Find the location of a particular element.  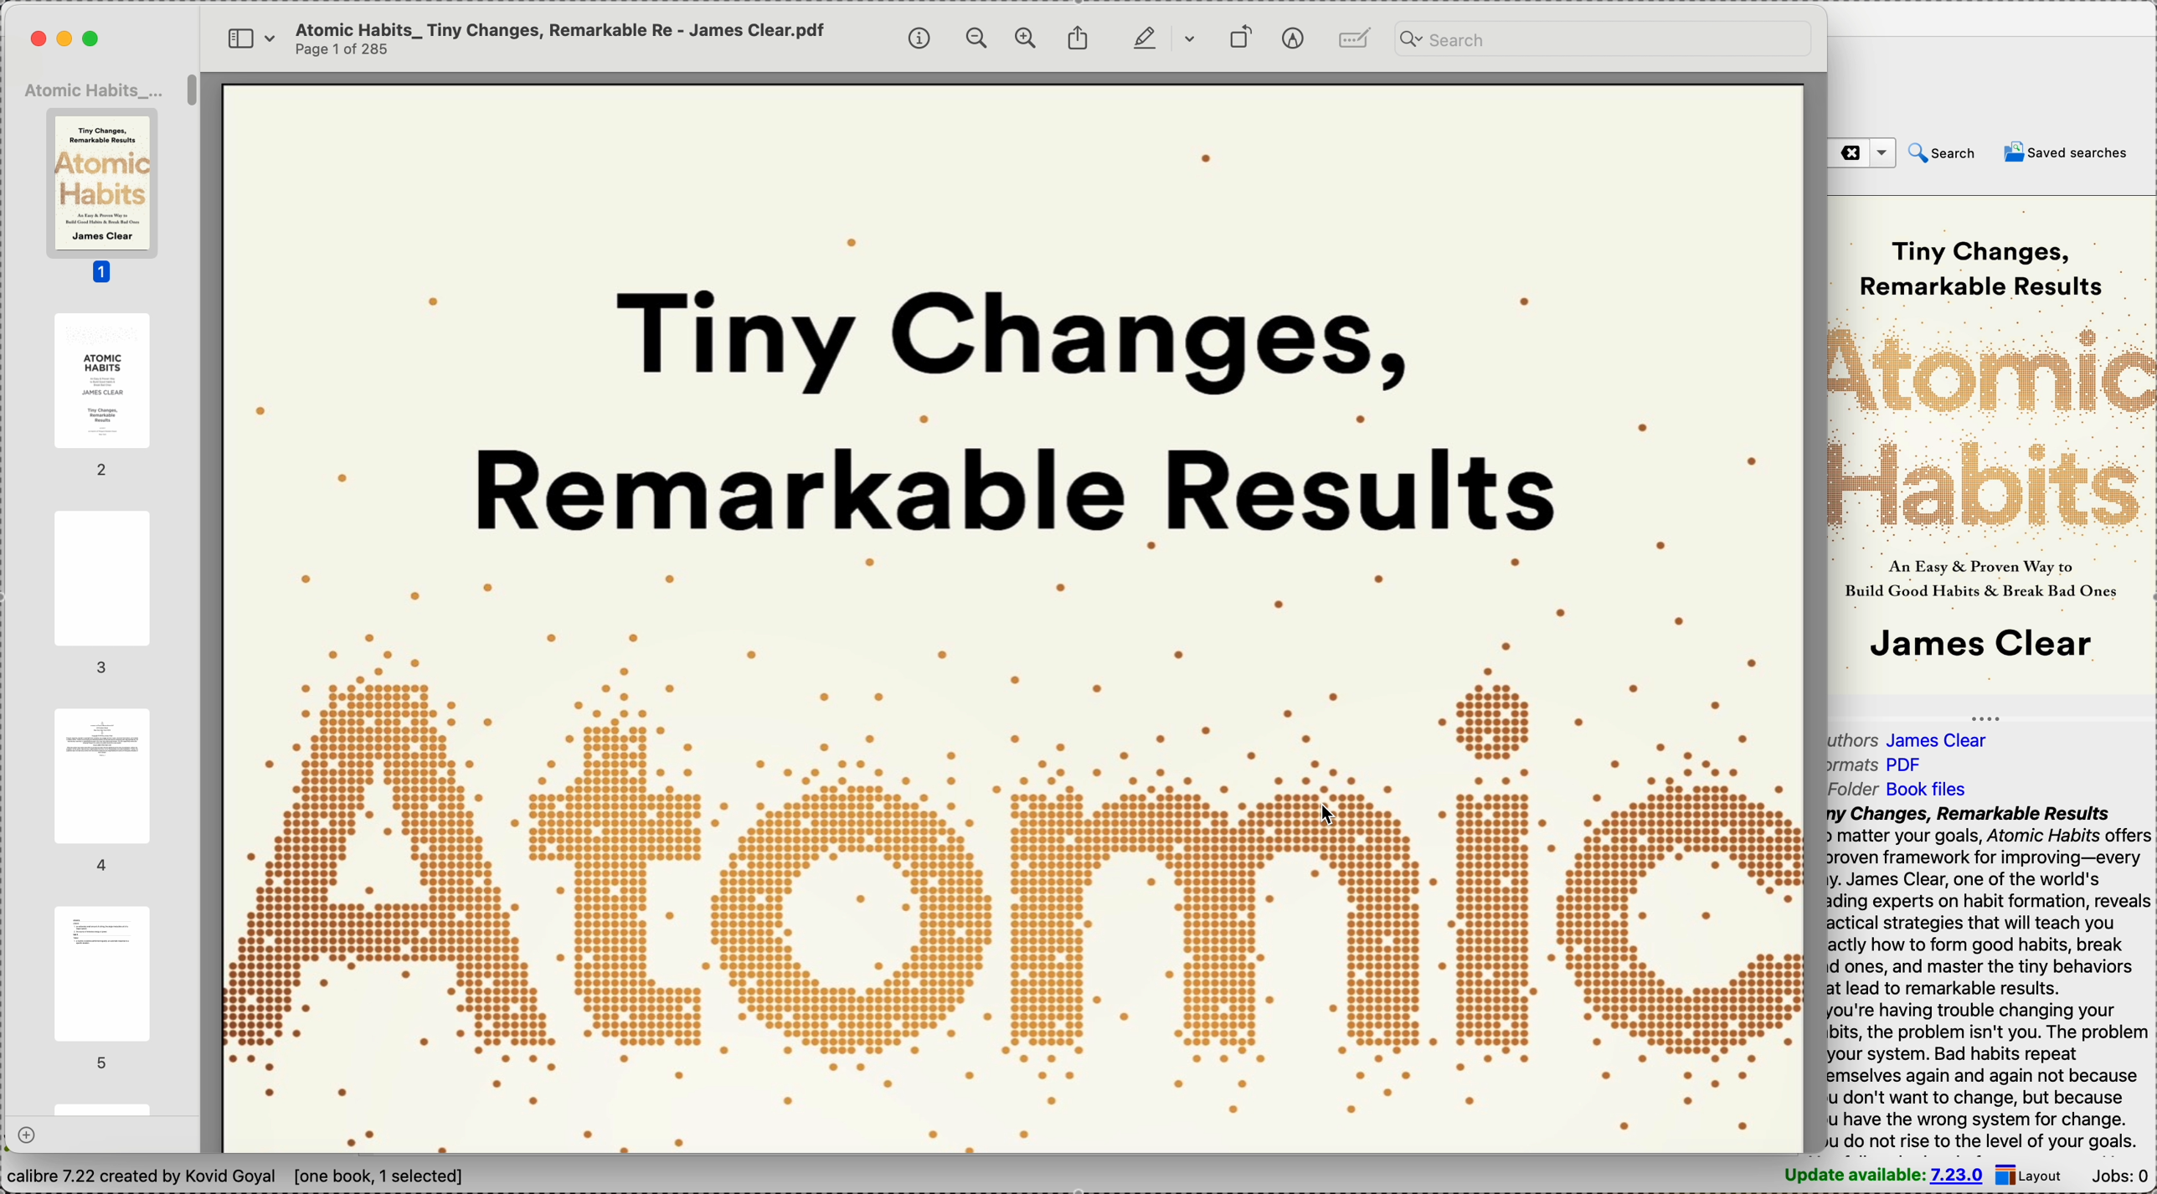

maximize is located at coordinates (96, 39).